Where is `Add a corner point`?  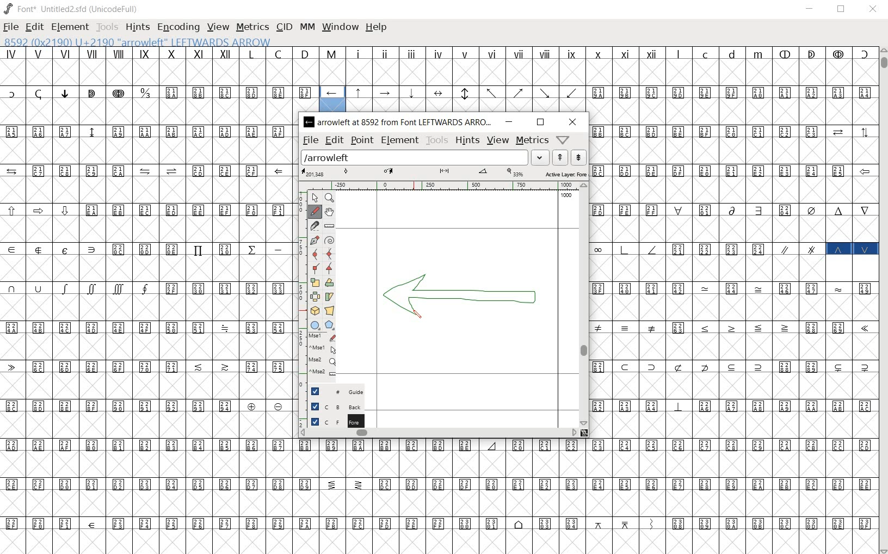
Add a corner point is located at coordinates (330, 268).